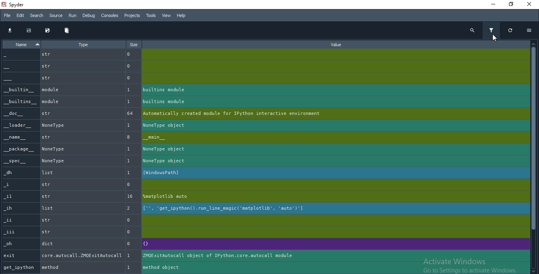 Image resolution: width=539 pixels, height=274 pixels. I want to click on download, so click(11, 29).